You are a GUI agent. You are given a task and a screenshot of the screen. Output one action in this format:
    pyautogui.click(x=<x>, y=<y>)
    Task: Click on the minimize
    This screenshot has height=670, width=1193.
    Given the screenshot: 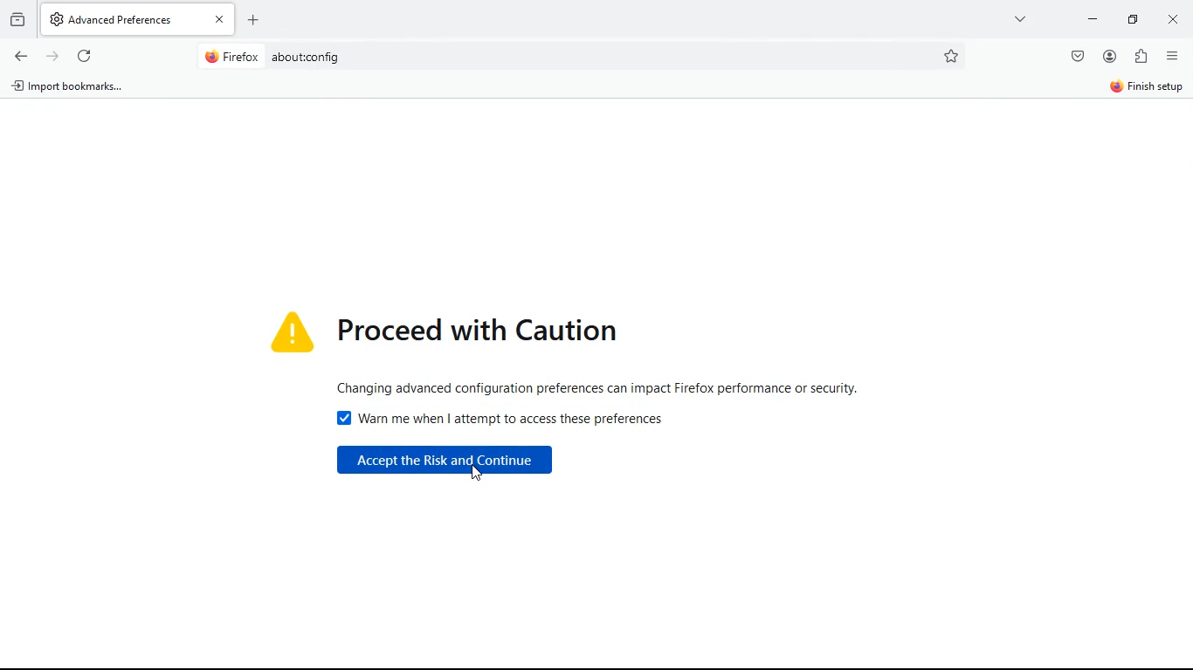 What is the action you would take?
    pyautogui.click(x=1090, y=20)
    